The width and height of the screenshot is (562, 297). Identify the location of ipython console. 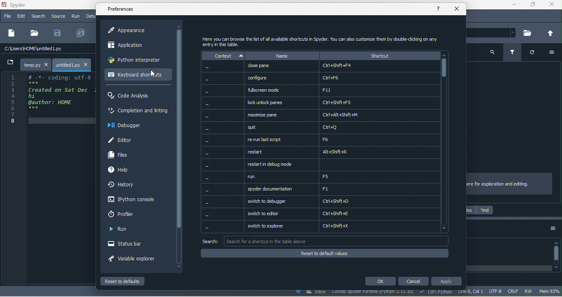
(132, 200).